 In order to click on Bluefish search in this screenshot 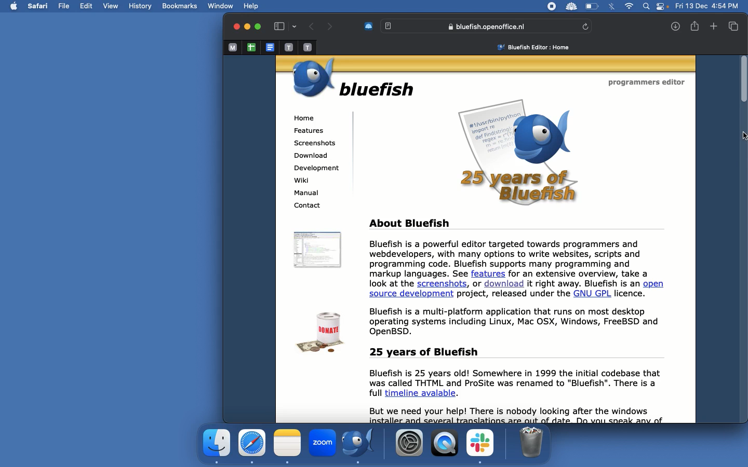, I will do `click(479, 26)`.